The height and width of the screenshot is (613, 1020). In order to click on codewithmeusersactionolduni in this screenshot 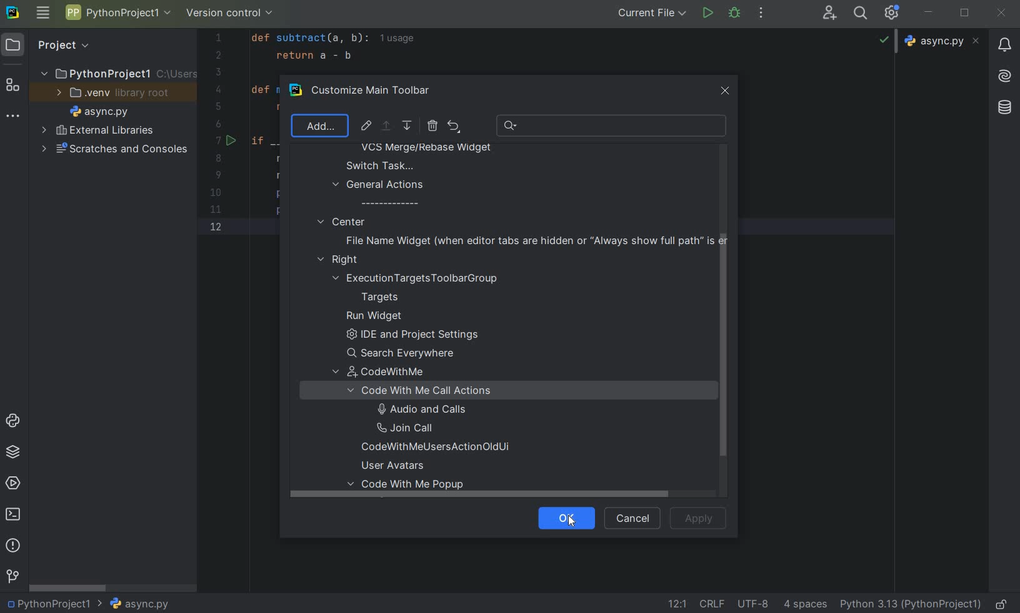, I will do `click(436, 448)`.